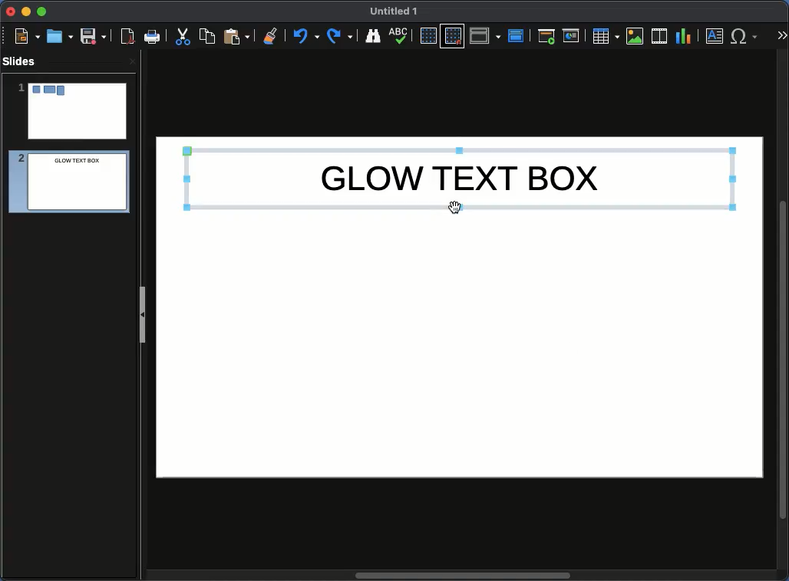  Describe the element at coordinates (573, 36) in the screenshot. I see `Current slide` at that location.